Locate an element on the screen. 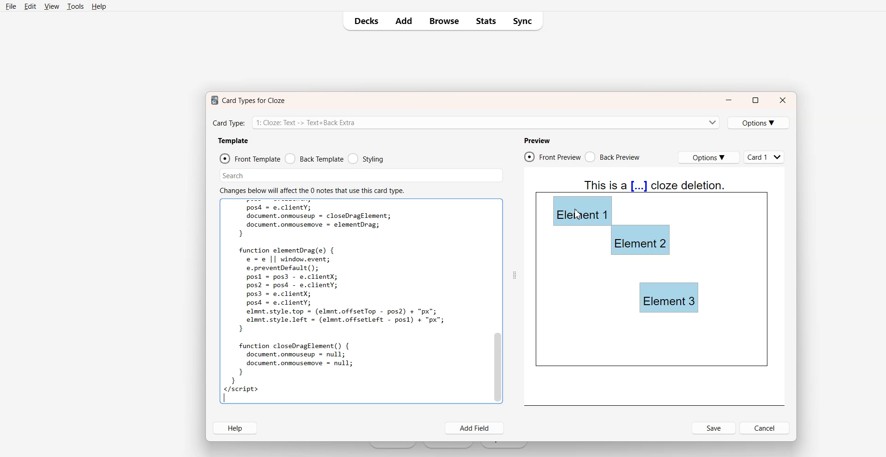 The image size is (886, 457). Help is located at coordinates (234, 428).